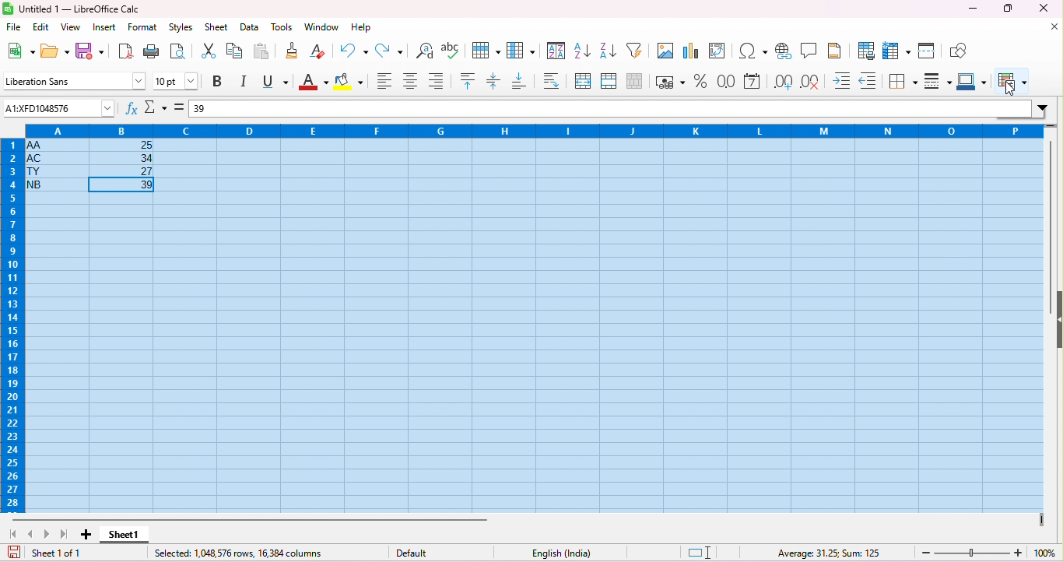  I want to click on row numbers, so click(14, 328).